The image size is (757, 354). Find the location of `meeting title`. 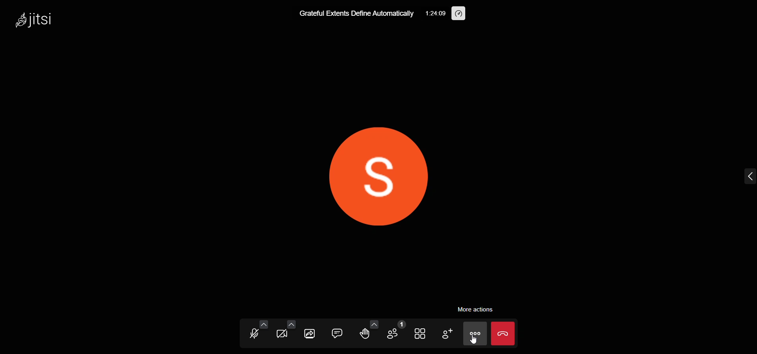

meeting title is located at coordinates (353, 15).